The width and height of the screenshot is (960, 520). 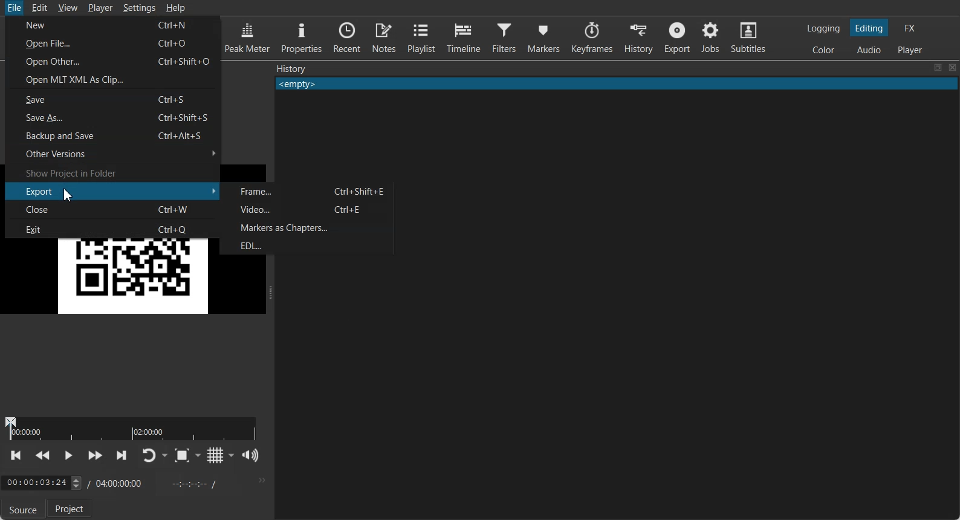 I want to click on Toggle Play or Pause, so click(x=67, y=457).